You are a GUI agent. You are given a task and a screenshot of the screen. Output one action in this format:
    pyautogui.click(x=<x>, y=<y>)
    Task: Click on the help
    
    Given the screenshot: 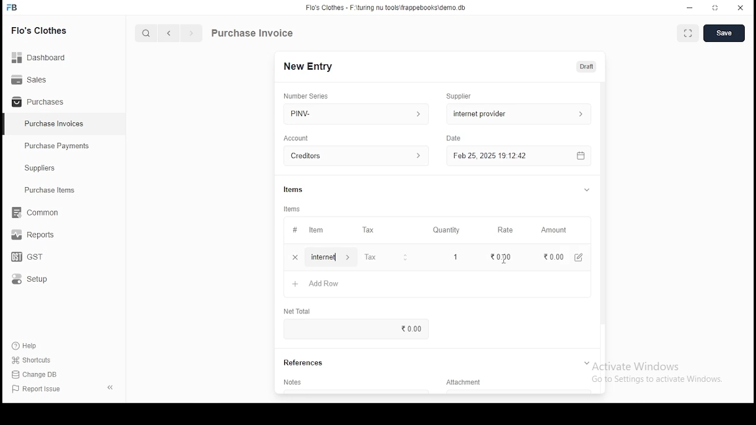 What is the action you would take?
    pyautogui.click(x=27, y=344)
    